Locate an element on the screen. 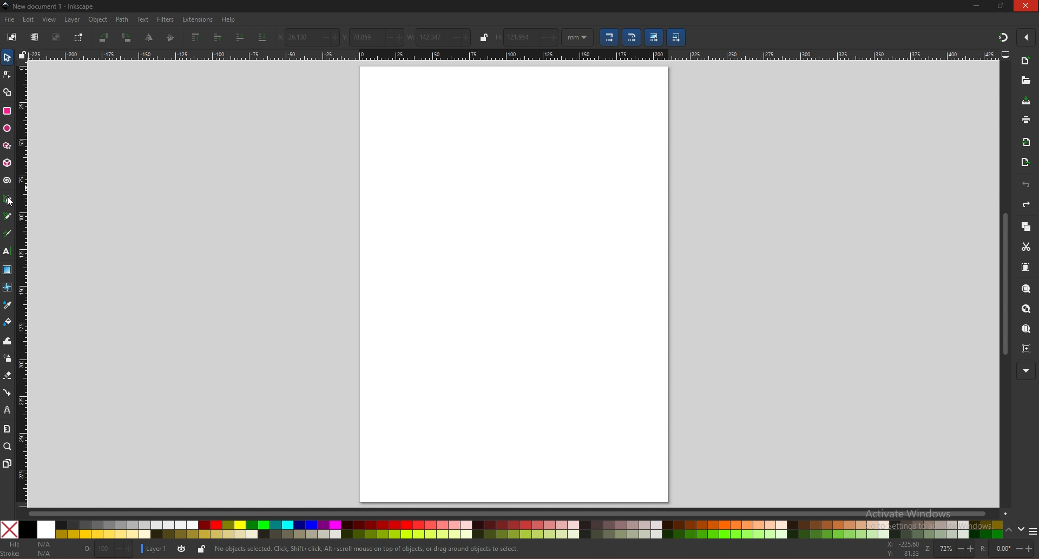 The image size is (1039, 559). stars and polygons is located at coordinates (8, 146).